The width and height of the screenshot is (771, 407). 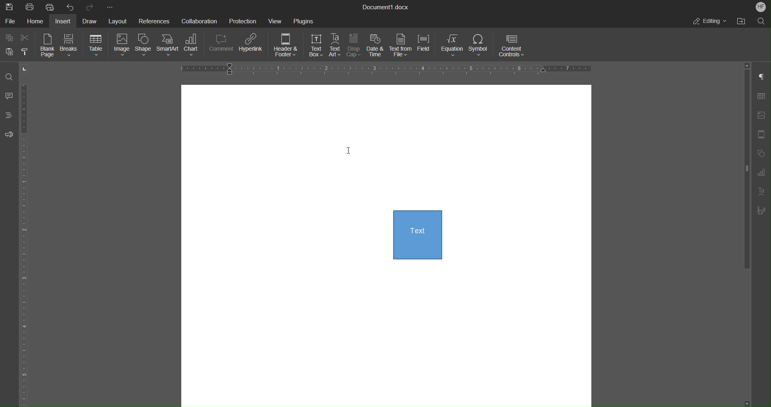 What do you see at coordinates (763, 192) in the screenshot?
I see `Text Art` at bounding box center [763, 192].